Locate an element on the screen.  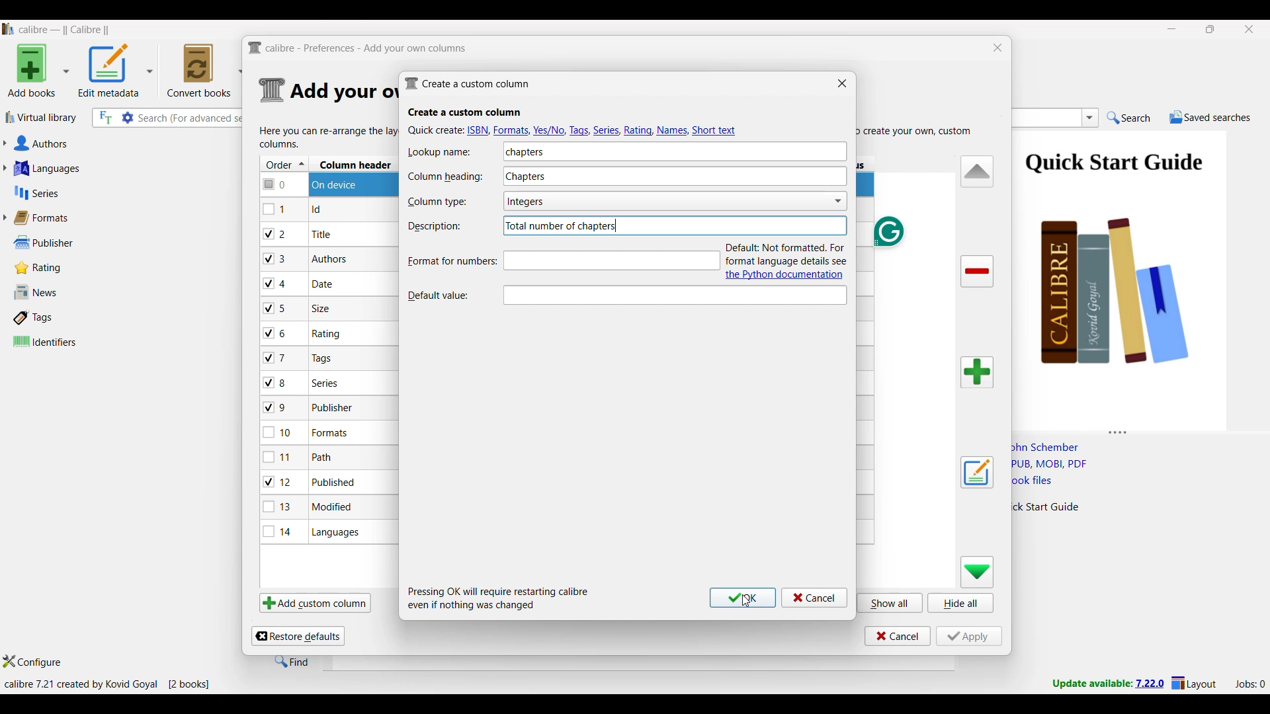
checkbox - 1 is located at coordinates (276, 209).